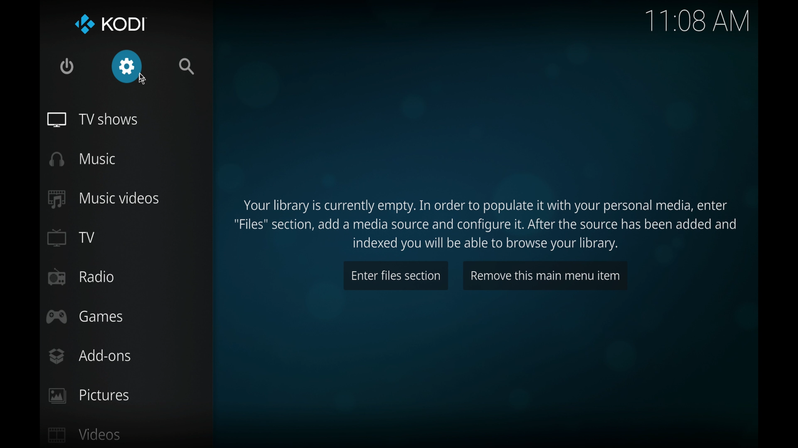 The image size is (798, 448). What do you see at coordinates (67, 67) in the screenshot?
I see `quit kodi` at bounding box center [67, 67].